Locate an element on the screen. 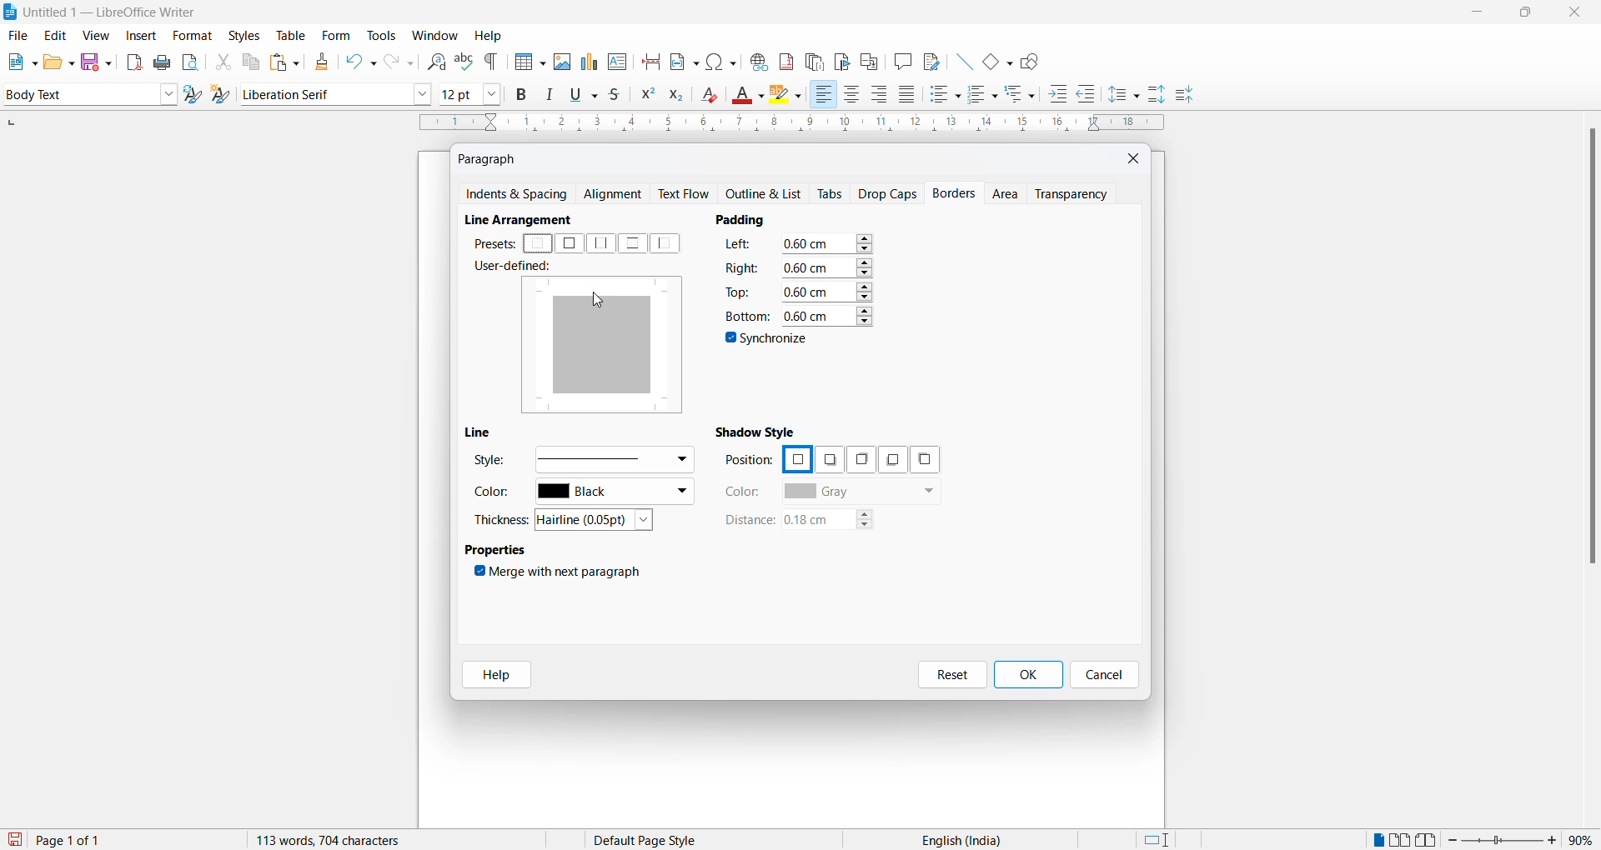  close is located at coordinates (1135, 157).